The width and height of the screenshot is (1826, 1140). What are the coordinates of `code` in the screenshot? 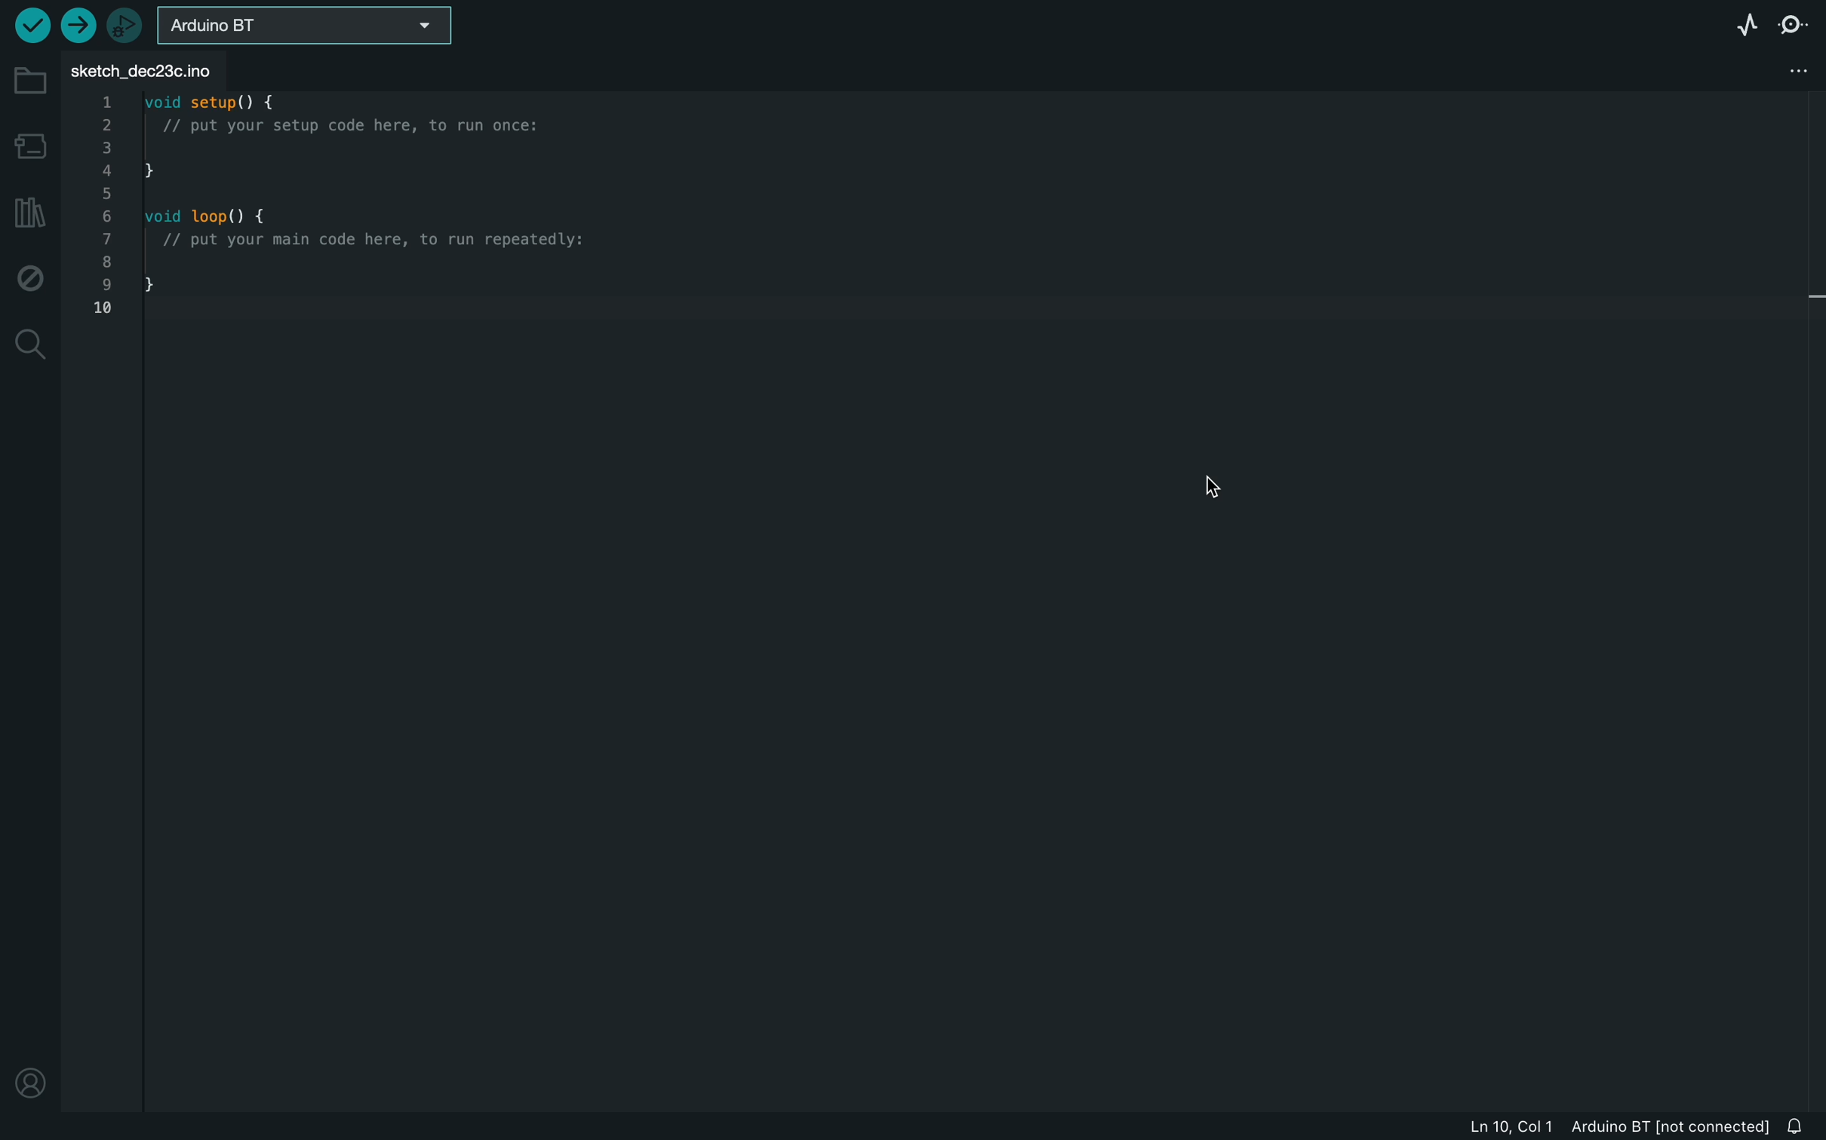 It's located at (373, 215).